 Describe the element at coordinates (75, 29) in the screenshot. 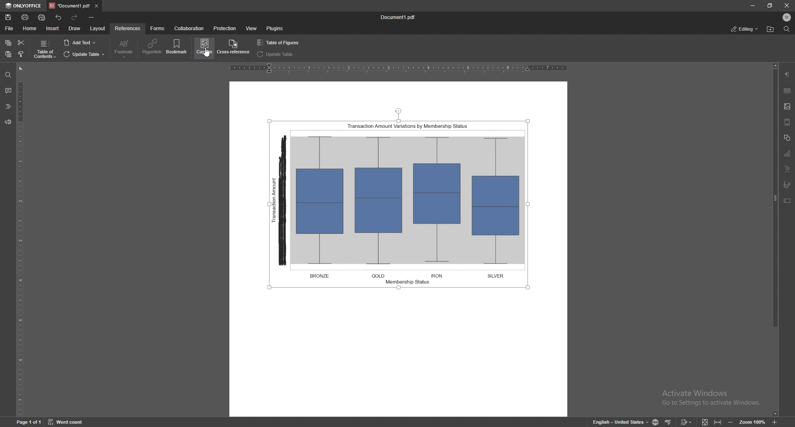

I see `draw` at that location.